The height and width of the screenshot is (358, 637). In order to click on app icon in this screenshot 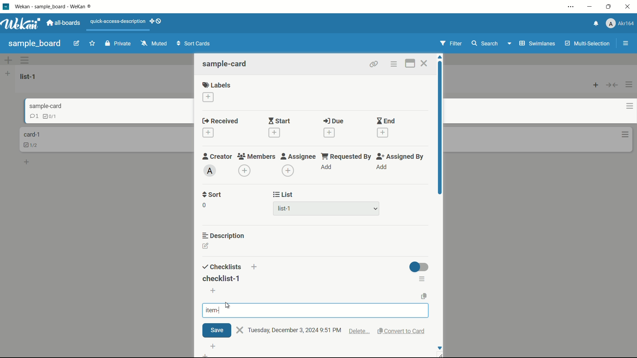, I will do `click(7, 6)`.